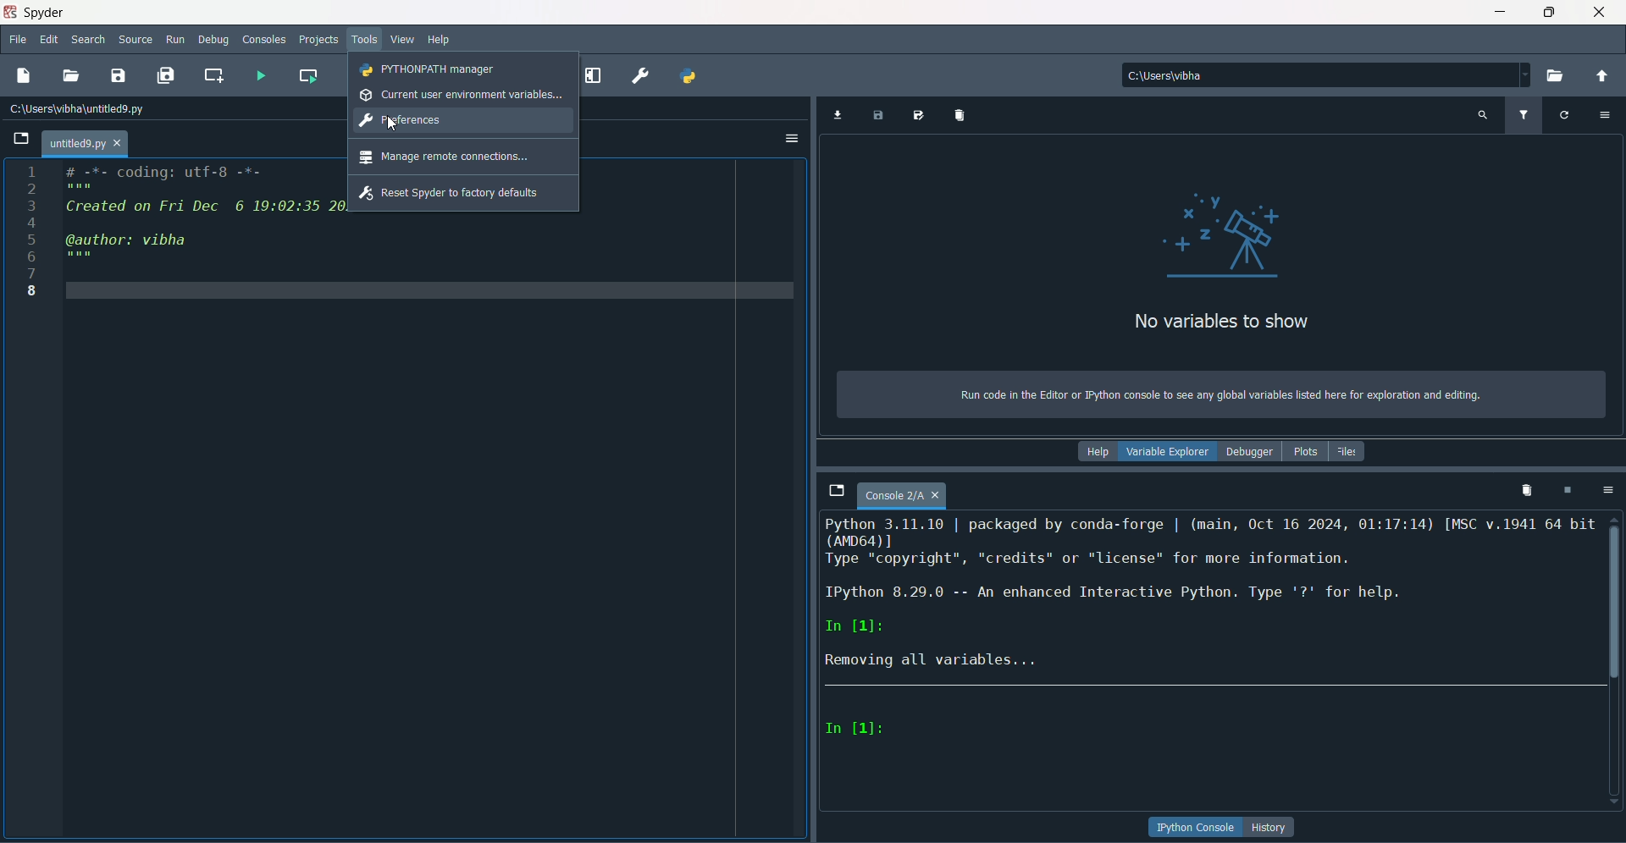 This screenshot has height=843, width=1626. What do you see at coordinates (85, 143) in the screenshot?
I see `tab name` at bounding box center [85, 143].